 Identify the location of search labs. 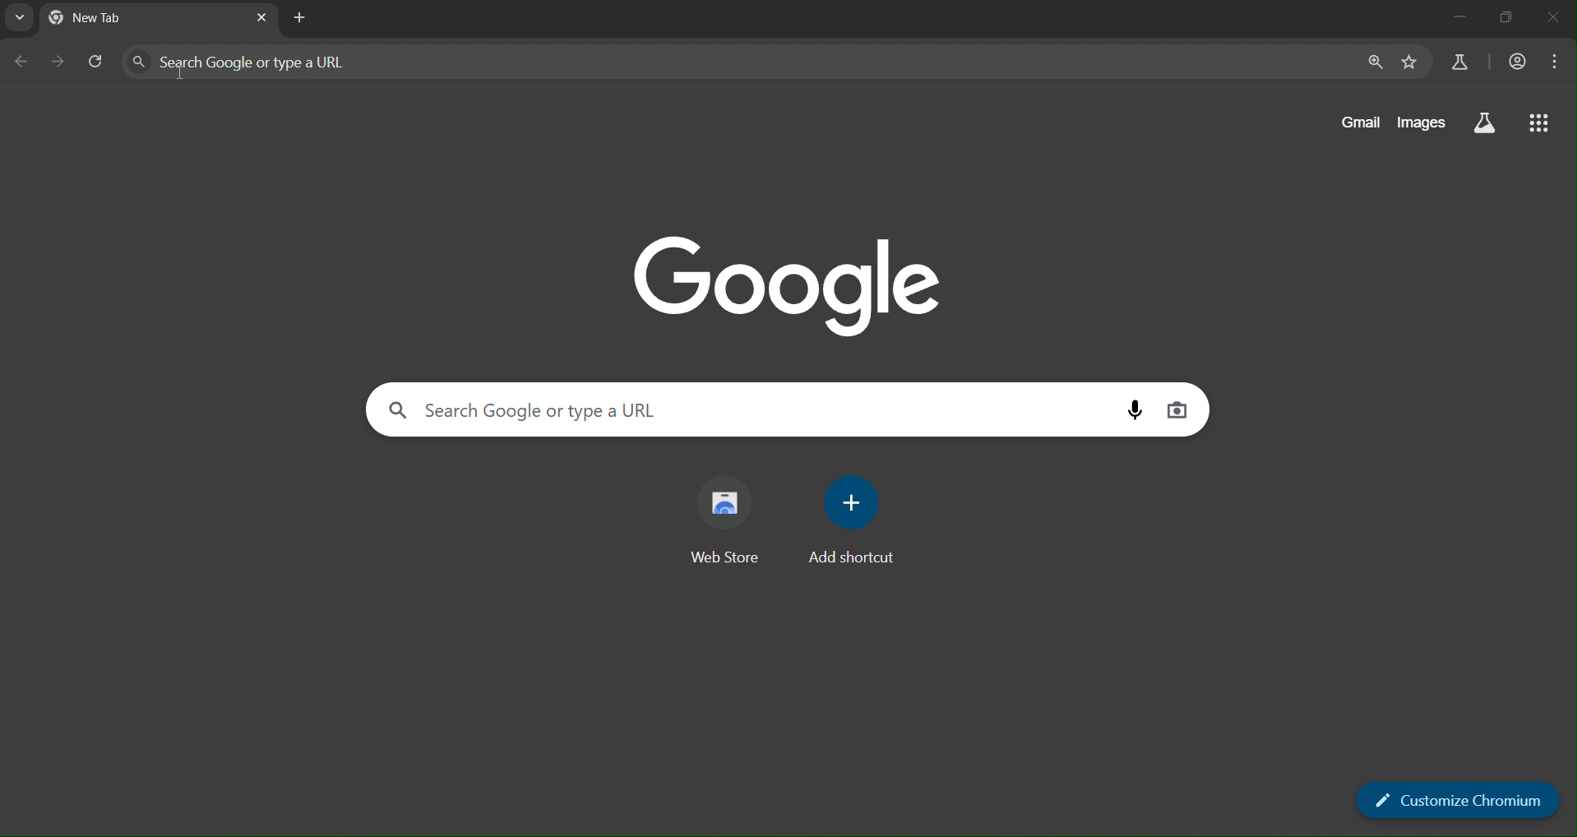
(1454, 62).